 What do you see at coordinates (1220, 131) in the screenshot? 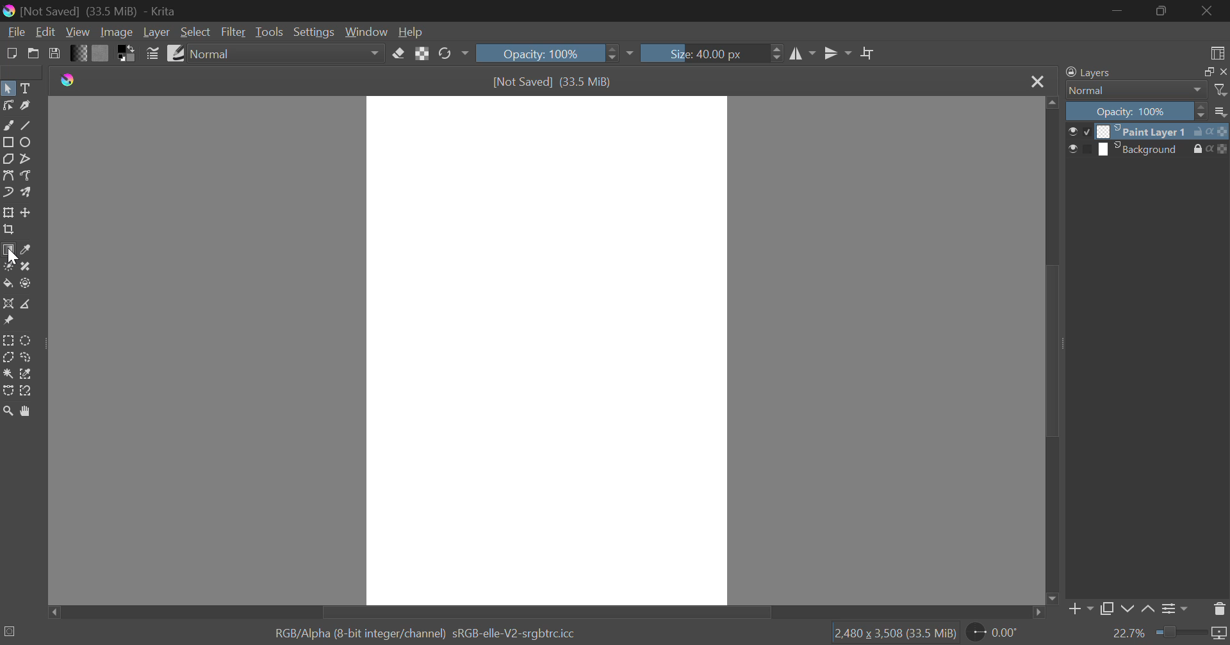
I see `icon` at bounding box center [1220, 131].